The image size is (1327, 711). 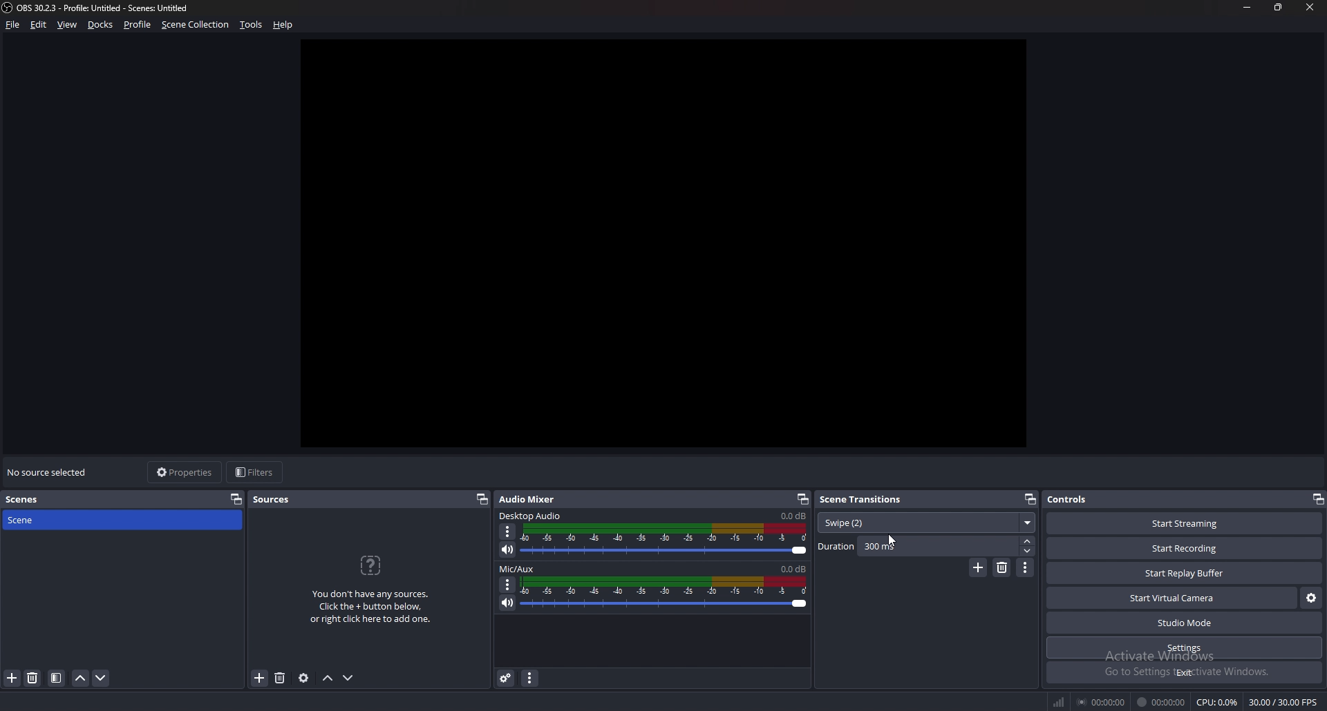 What do you see at coordinates (1003, 567) in the screenshot?
I see `remove transition` at bounding box center [1003, 567].